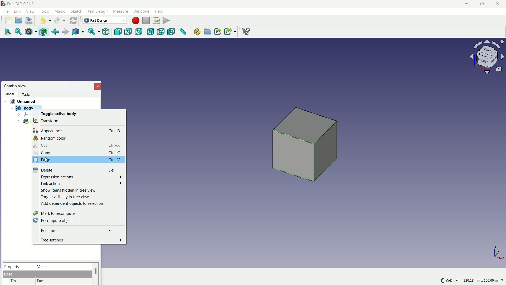  What do you see at coordinates (79, 160) in the screenshot?
I see `Paste Ctrl+V` at bounding box center [79, 160].